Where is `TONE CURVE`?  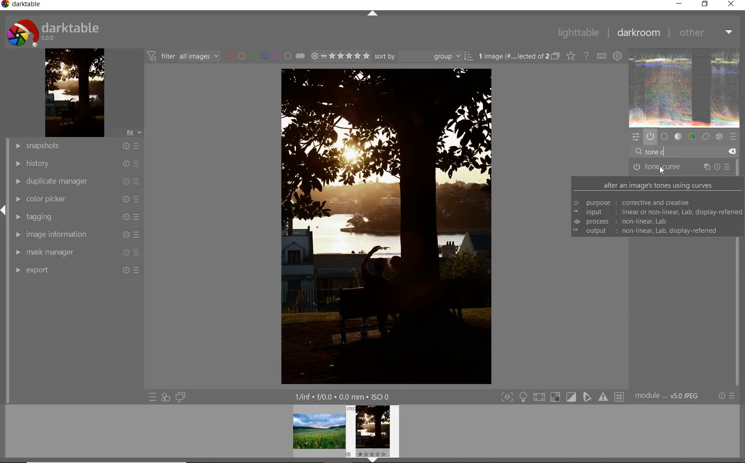
TONE CURVE is located at coordinates (682, 166).